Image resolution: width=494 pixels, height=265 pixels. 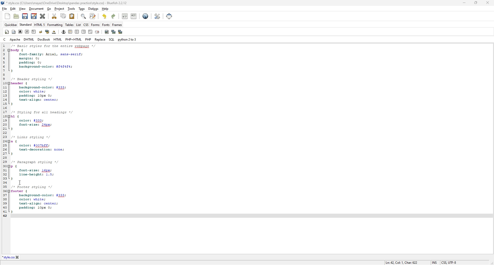 I want to click on code, so click(x=64, y=130).